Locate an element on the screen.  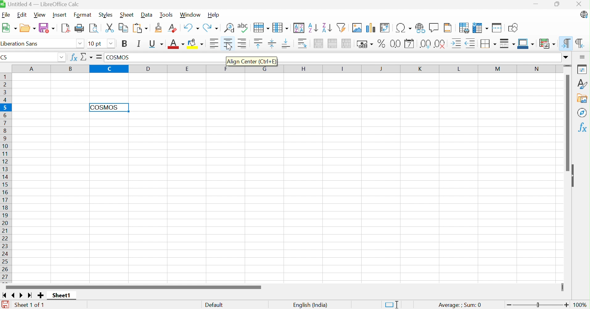
Underline is located at coordinates (156, 45).